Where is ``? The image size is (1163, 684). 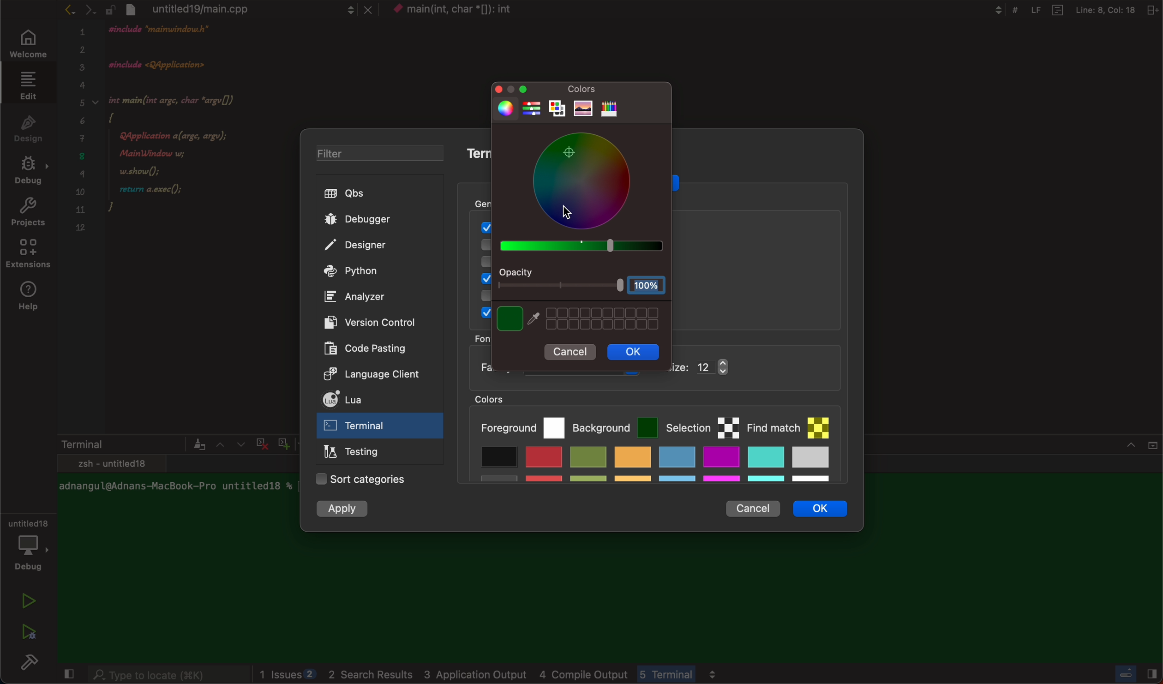
 is located at coordinates (469, 11).